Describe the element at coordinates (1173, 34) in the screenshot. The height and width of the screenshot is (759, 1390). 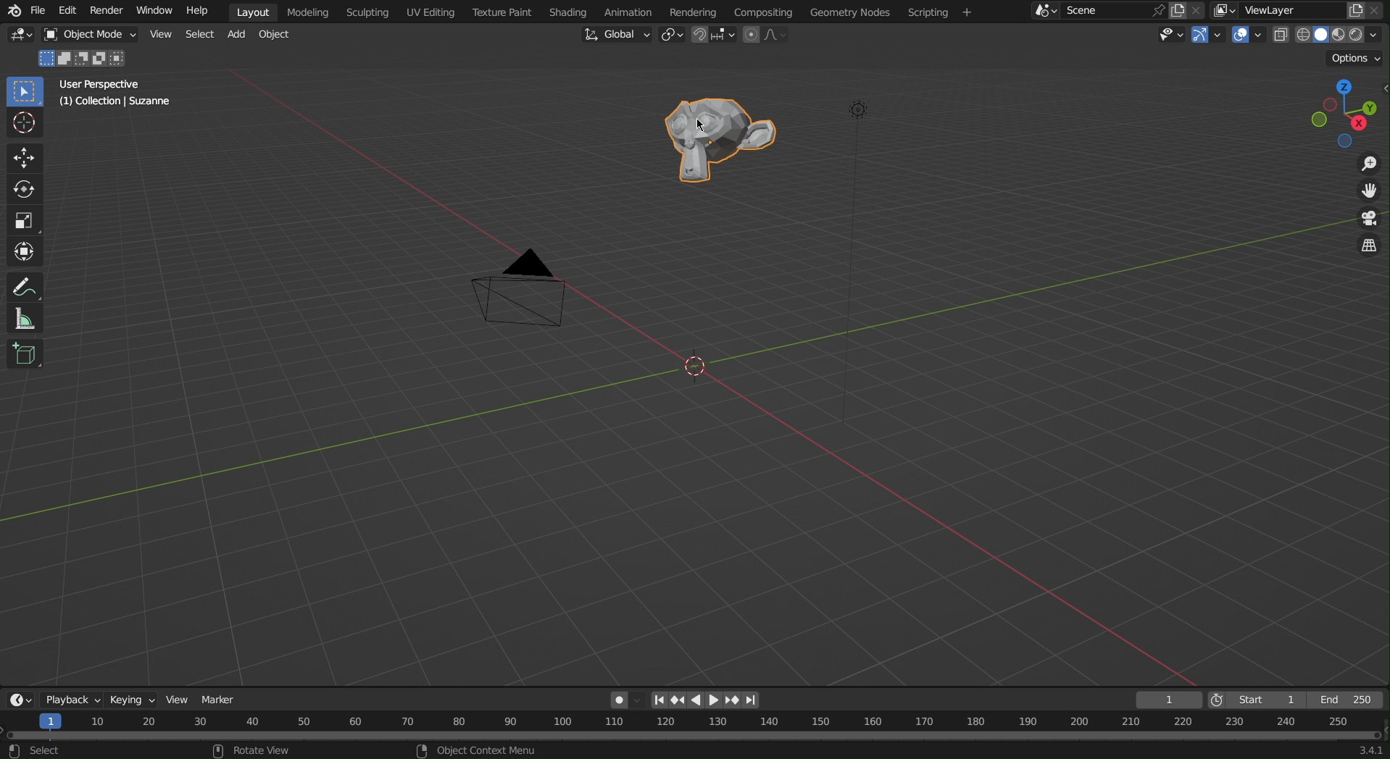
I see `View Objects Types` at that location.